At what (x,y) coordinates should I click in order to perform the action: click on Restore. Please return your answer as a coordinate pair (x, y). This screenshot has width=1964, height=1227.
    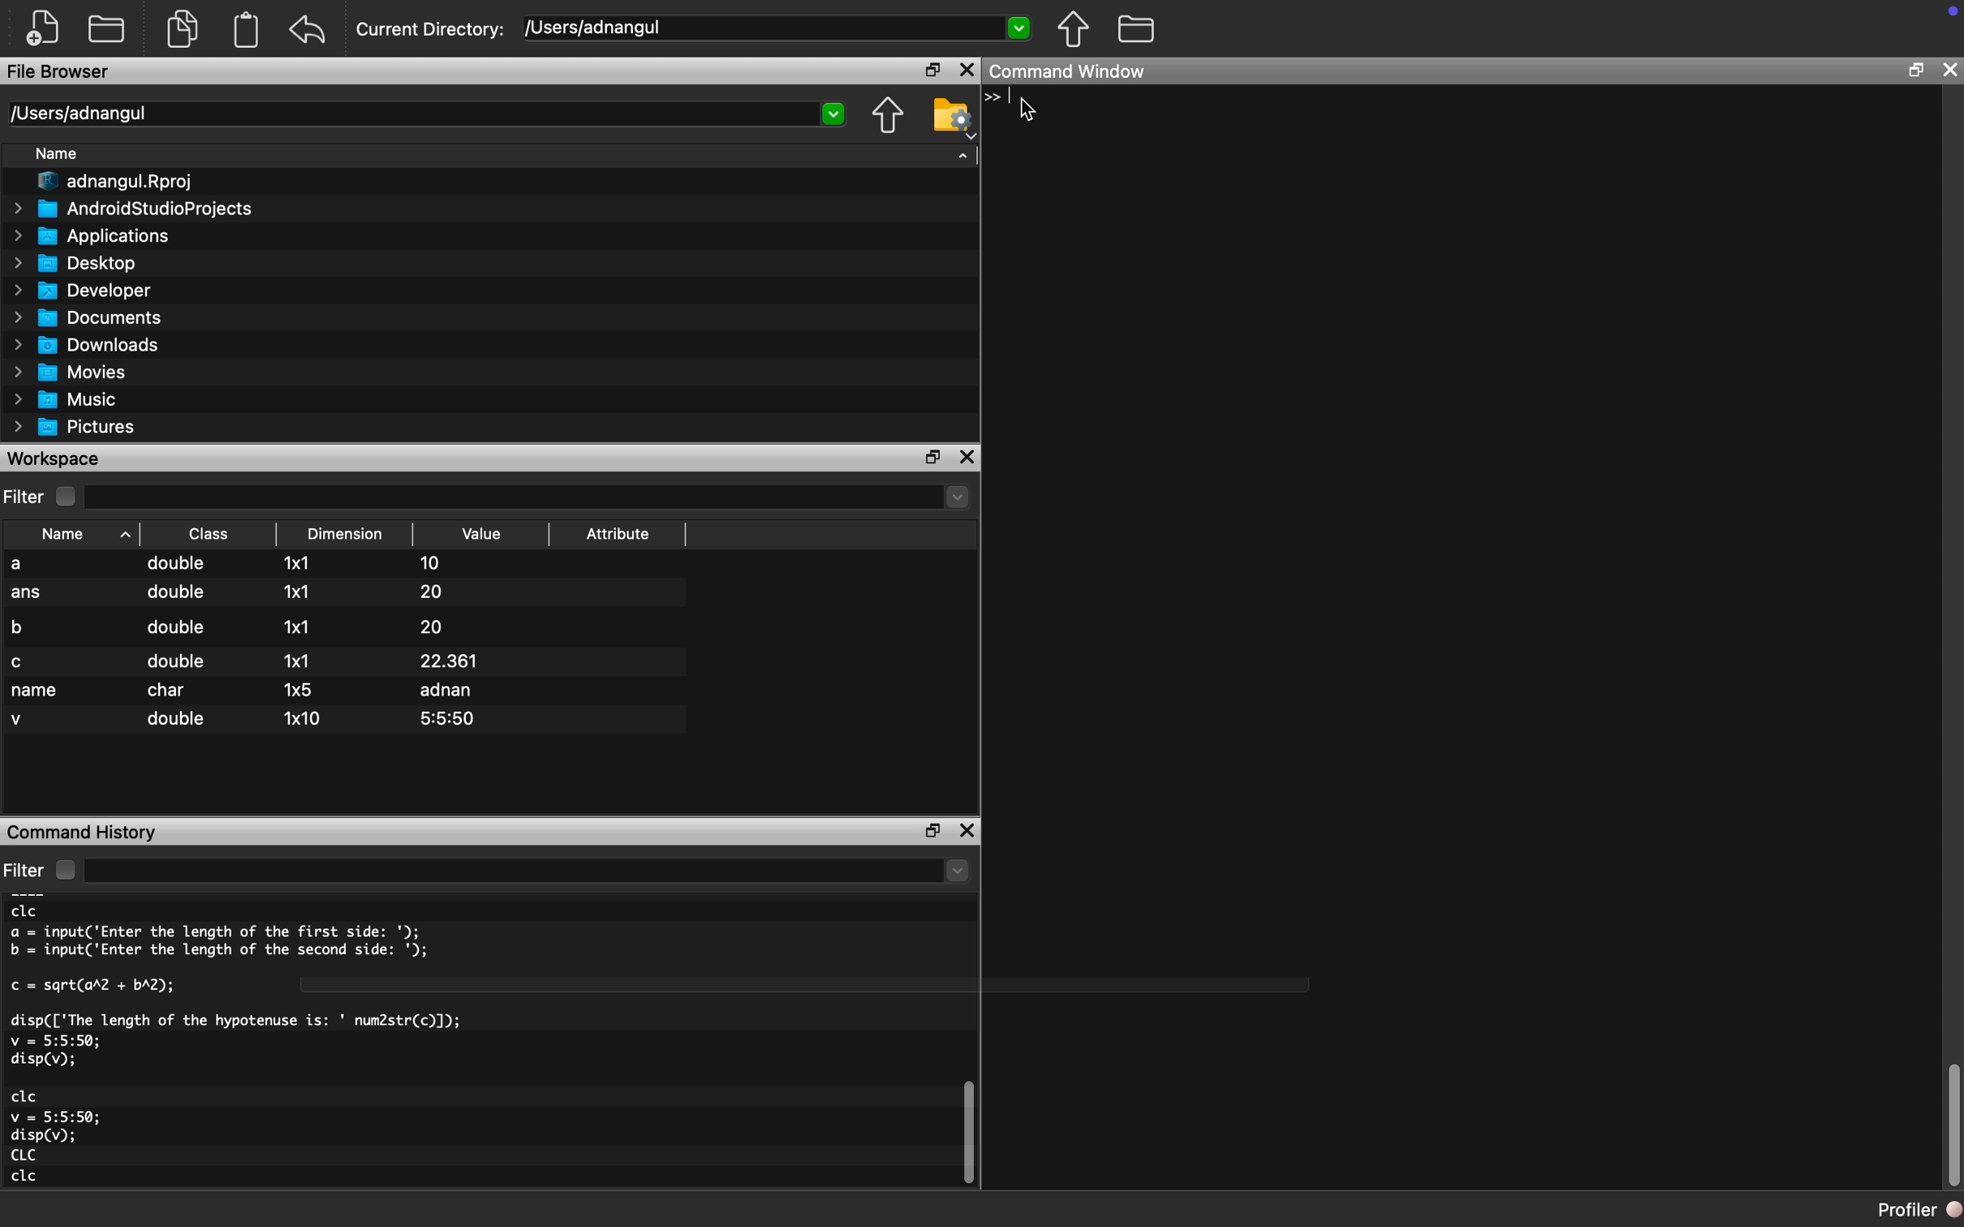
    Looking at the image, I should click on (925, 828).